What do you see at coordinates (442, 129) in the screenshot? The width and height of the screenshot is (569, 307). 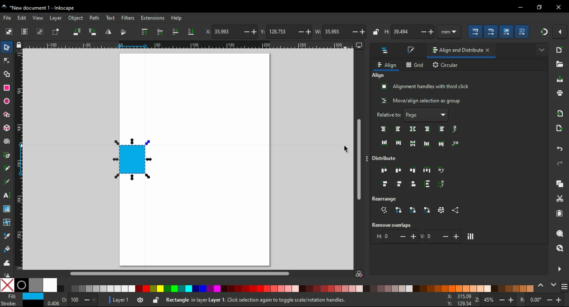 I see `align left edges of objects to right edge of  anchor` at bounding box center [442, 129].